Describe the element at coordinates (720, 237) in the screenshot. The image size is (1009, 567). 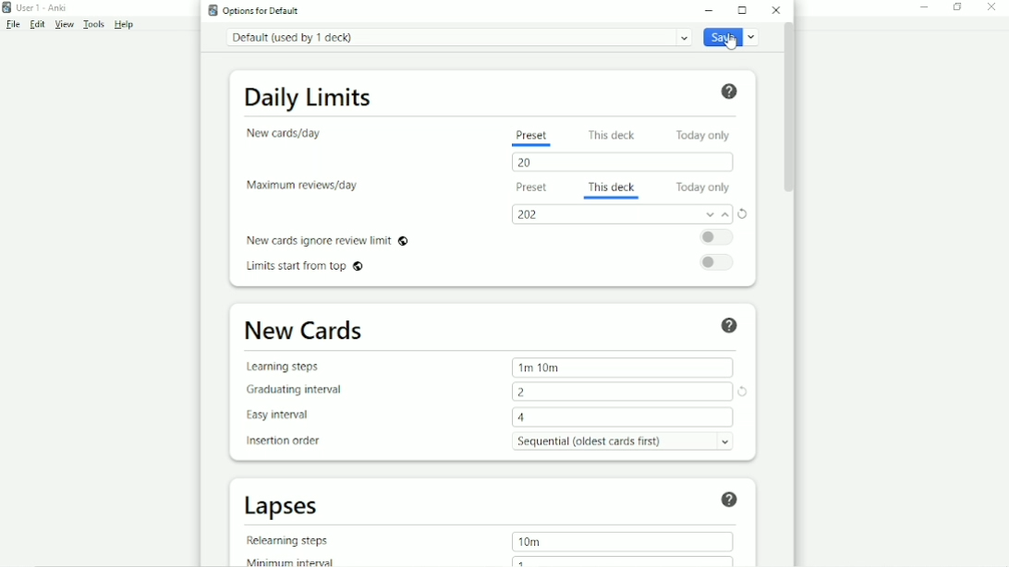
I see `Toggle on/off` at that location.